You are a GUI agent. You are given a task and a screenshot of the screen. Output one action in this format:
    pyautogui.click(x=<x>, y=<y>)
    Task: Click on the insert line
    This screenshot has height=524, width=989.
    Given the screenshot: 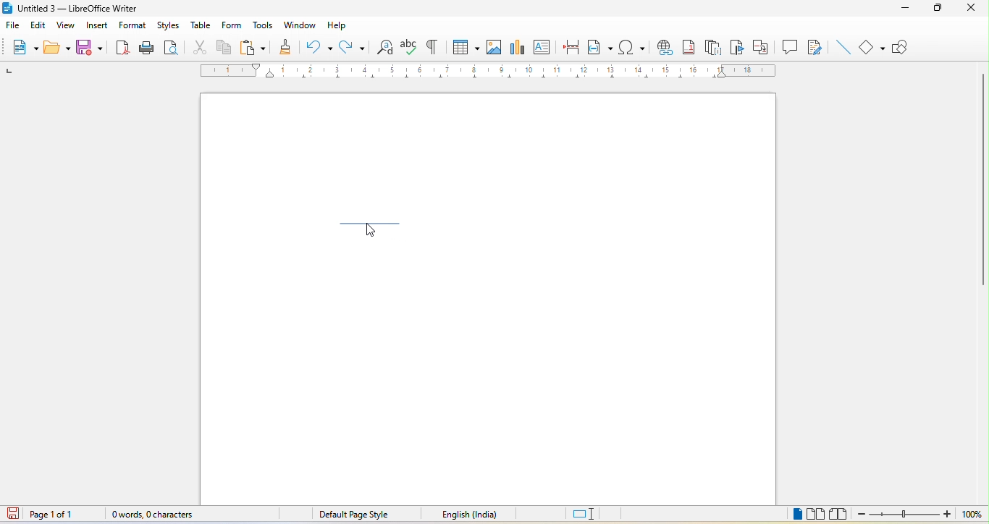 What is the action you would take?
    pyautogui.click(x=371, y=227)
    